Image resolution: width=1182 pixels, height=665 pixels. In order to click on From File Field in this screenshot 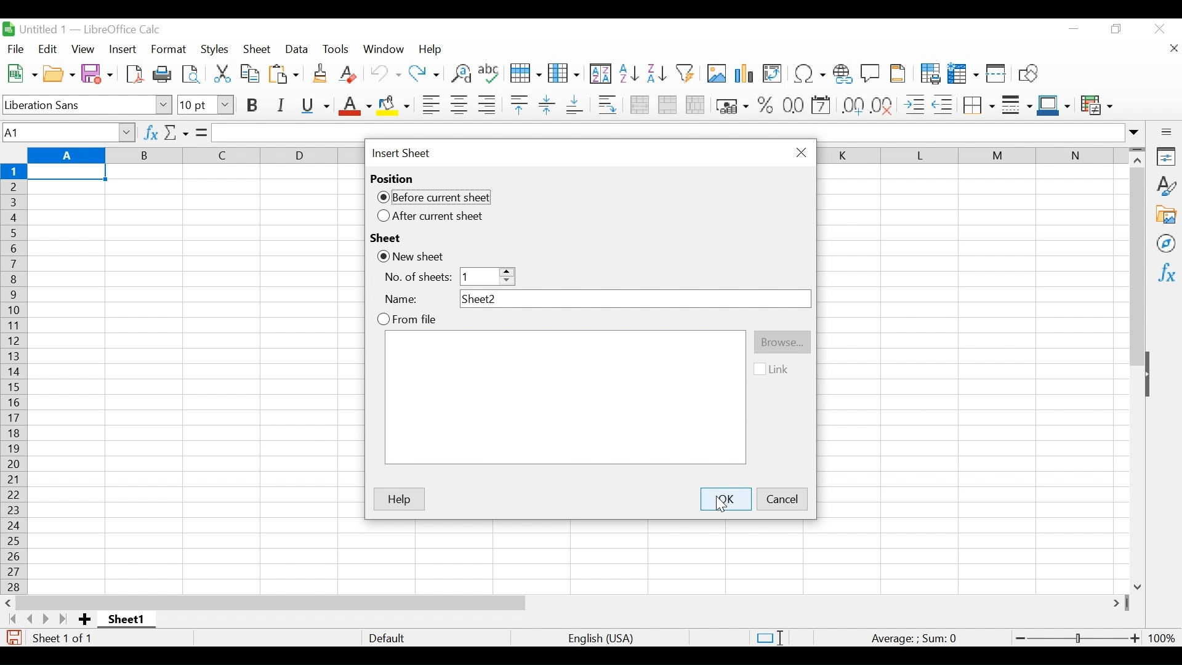, I will do `click(566, 397)`.